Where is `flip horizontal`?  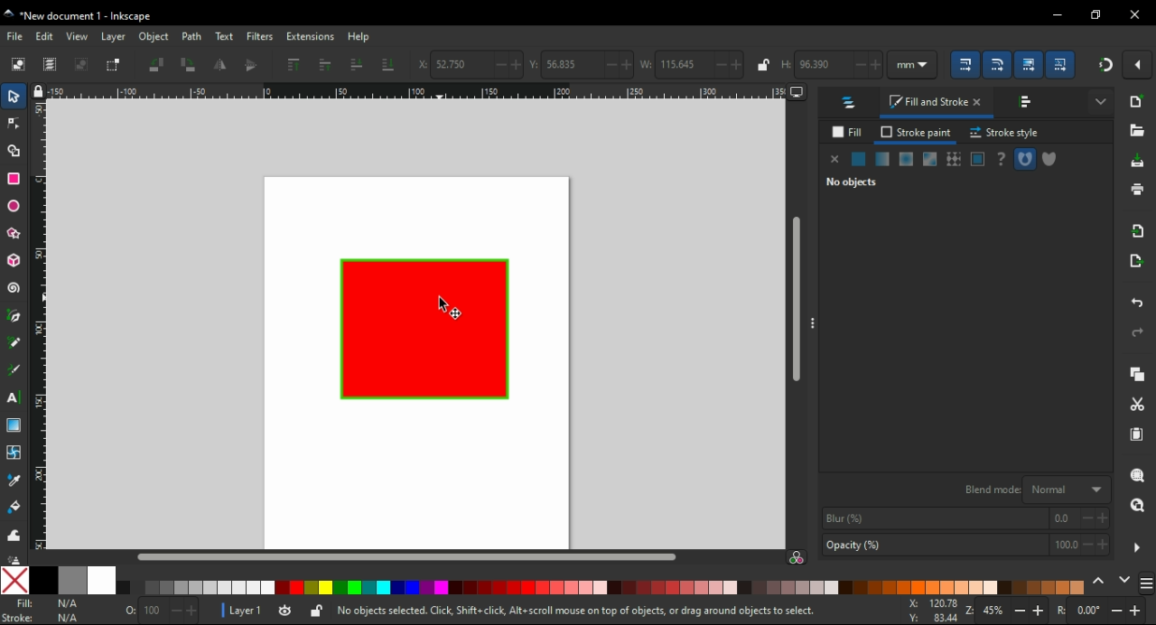
flip horizontal is located at coordinates (222, 64).